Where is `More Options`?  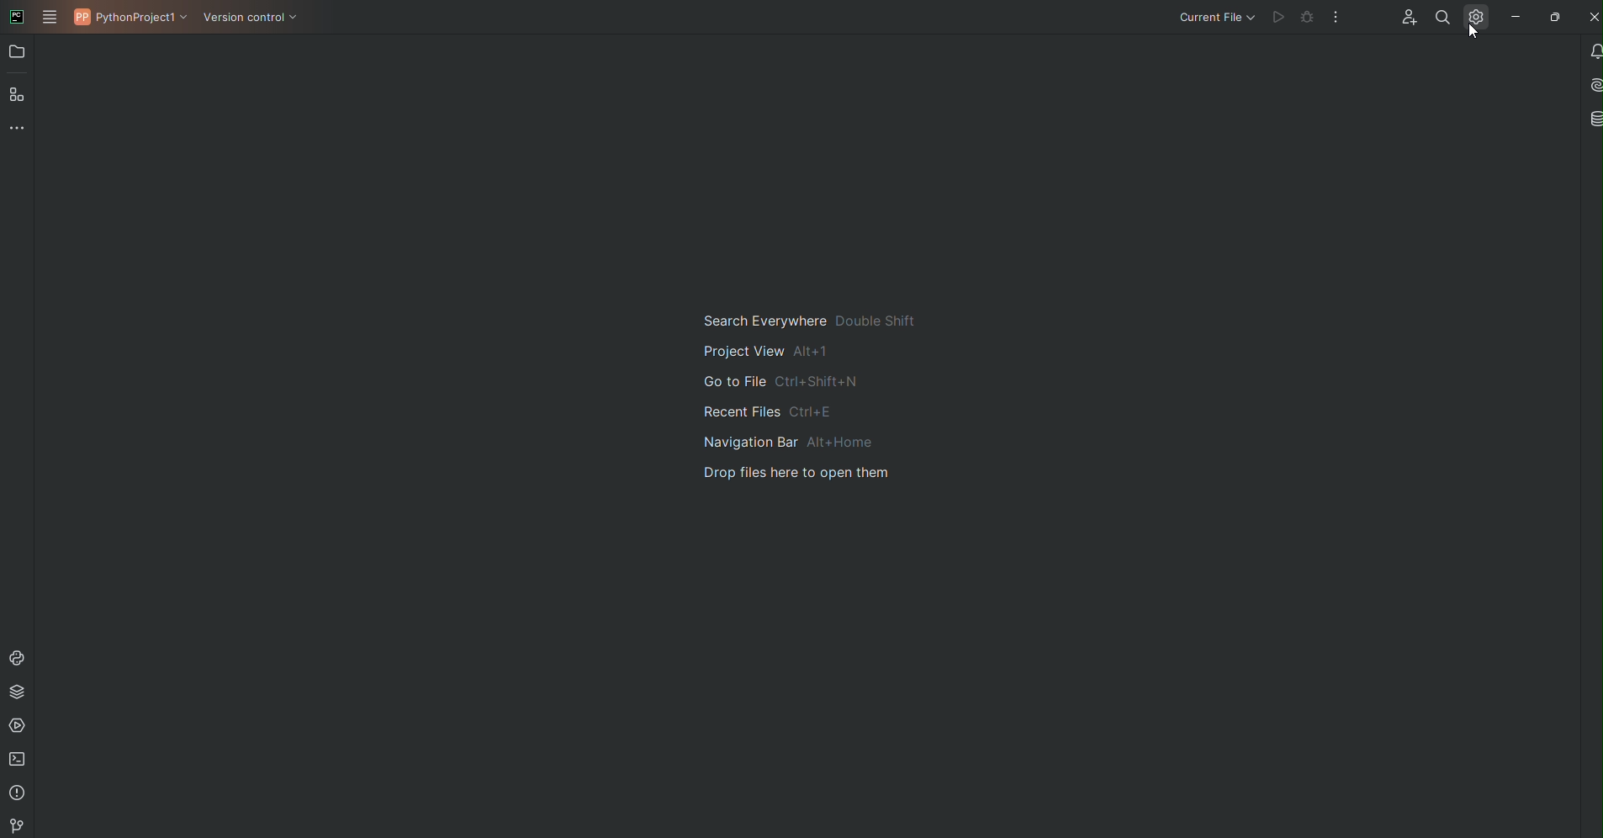 More Options is located at coordinates (1334, 19).